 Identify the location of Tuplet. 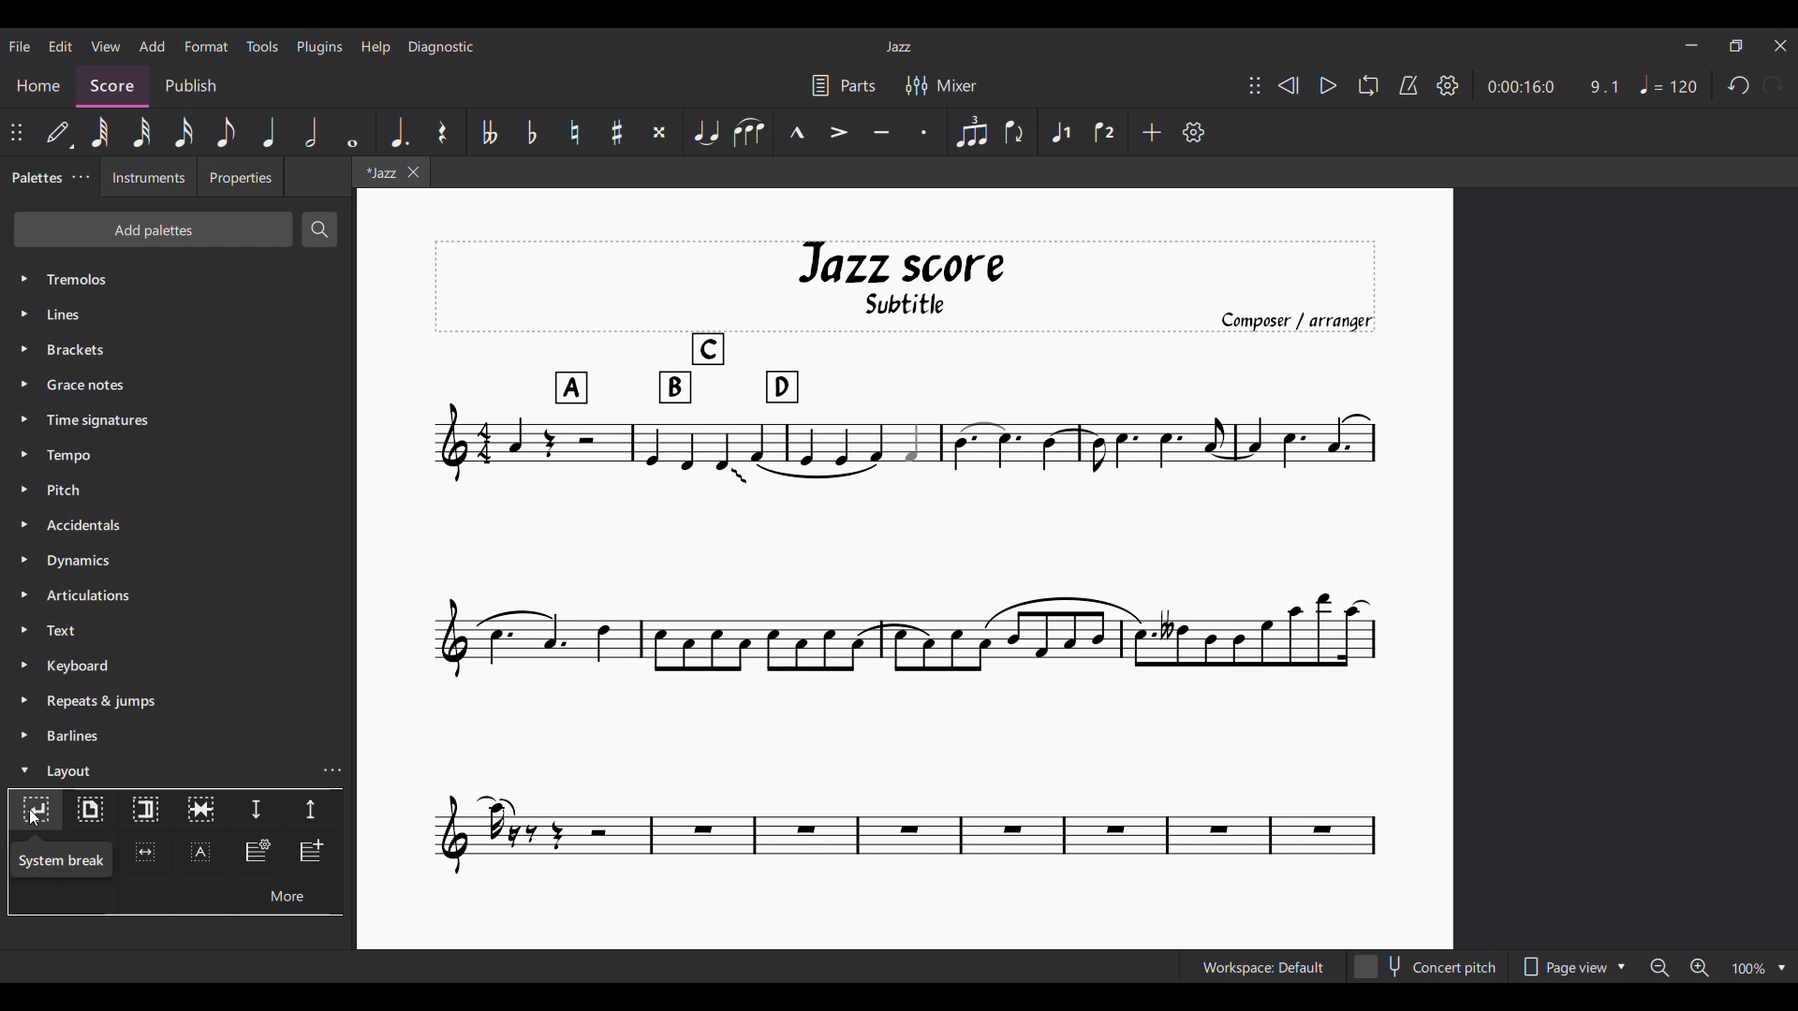
(971, 132).